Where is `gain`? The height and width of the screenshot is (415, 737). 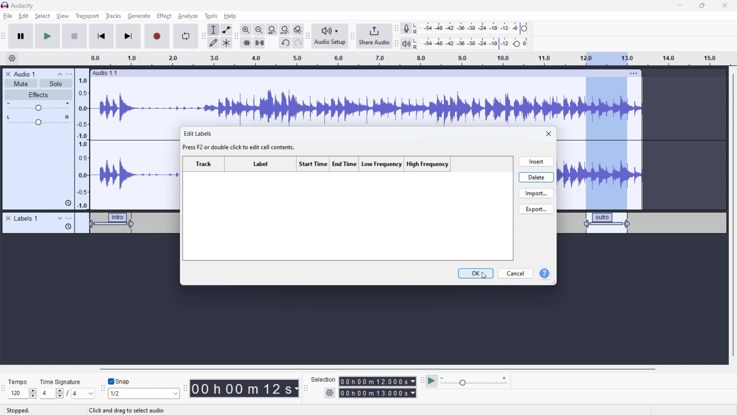
gain is located at coordinates (38, 106).